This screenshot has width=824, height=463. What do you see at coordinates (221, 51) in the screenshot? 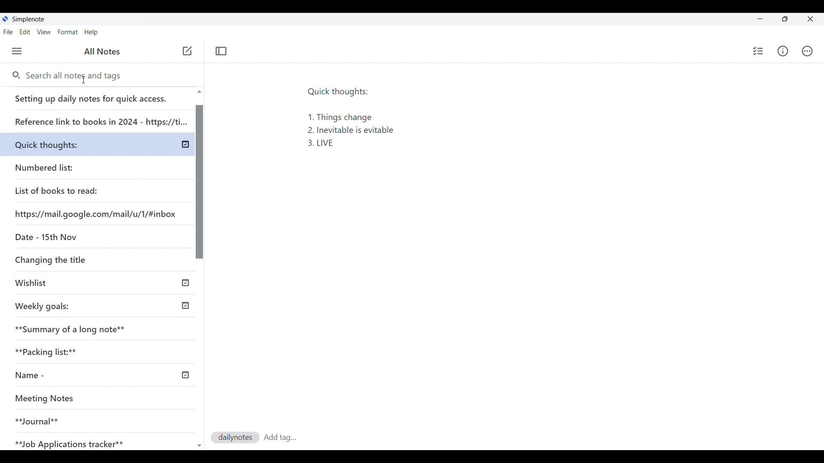
I see `Toggle focus mode` at bounding box center [221, 51].